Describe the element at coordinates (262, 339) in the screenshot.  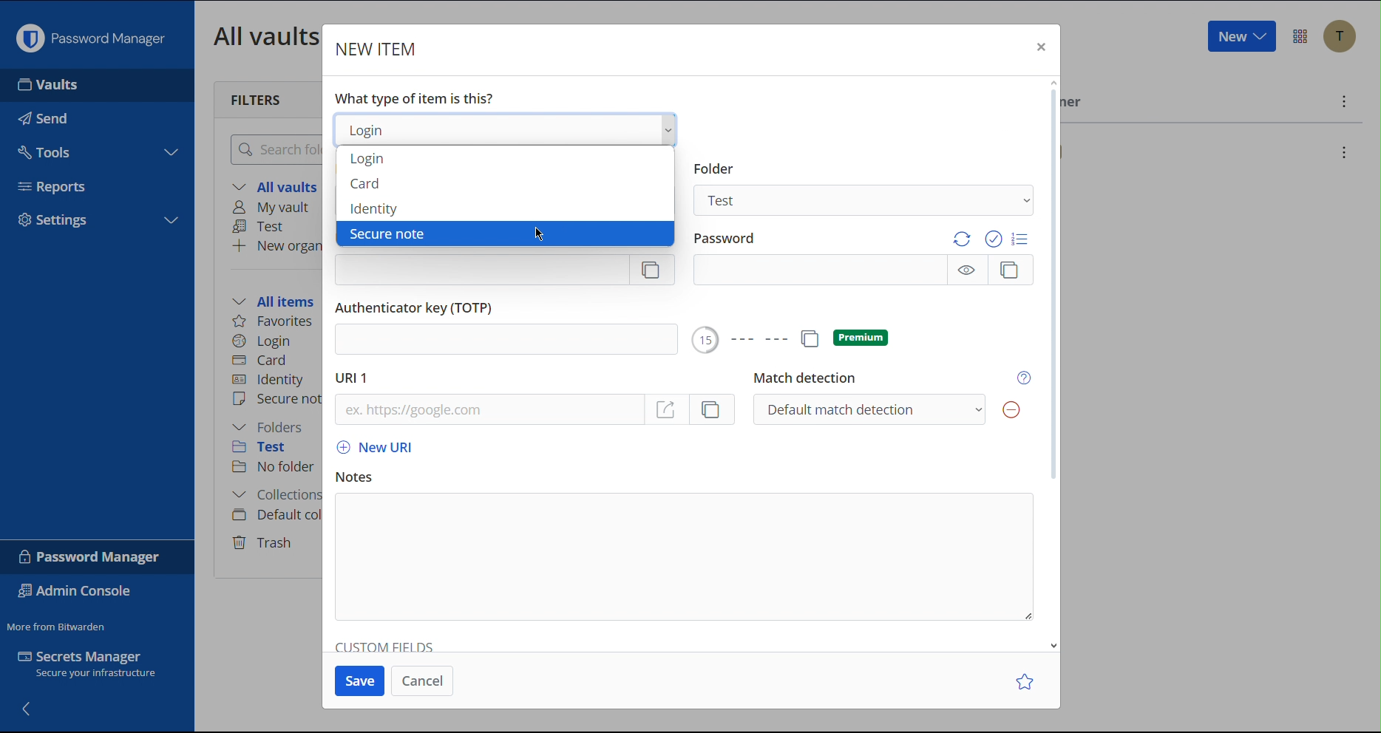
I see `Login` at that location.